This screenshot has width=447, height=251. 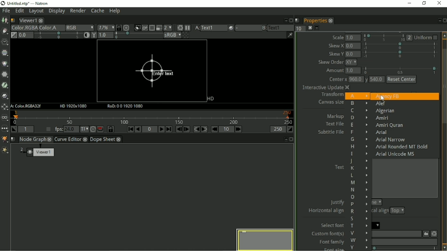 I want to click on Viewer gamma correction, so click(x=93, y=36).